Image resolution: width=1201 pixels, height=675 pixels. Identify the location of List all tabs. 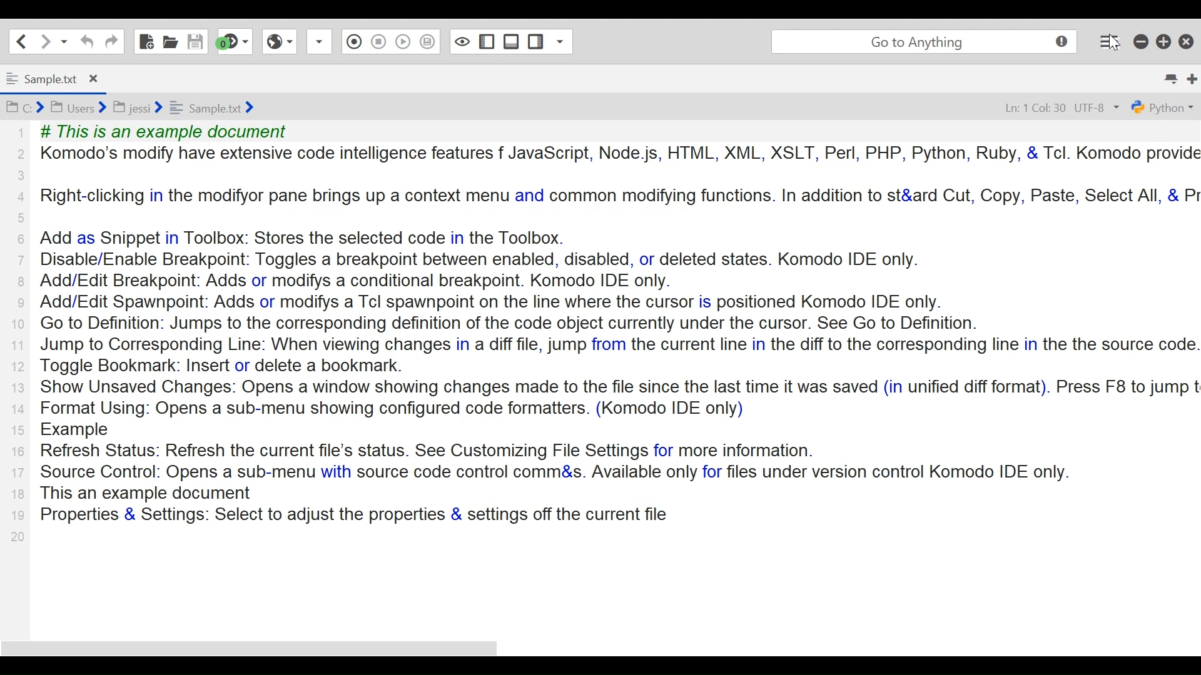
(1166, 77).